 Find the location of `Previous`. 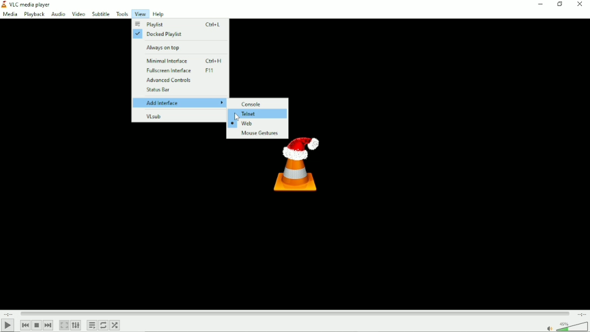

Previous is located at coordinates (24, 325).